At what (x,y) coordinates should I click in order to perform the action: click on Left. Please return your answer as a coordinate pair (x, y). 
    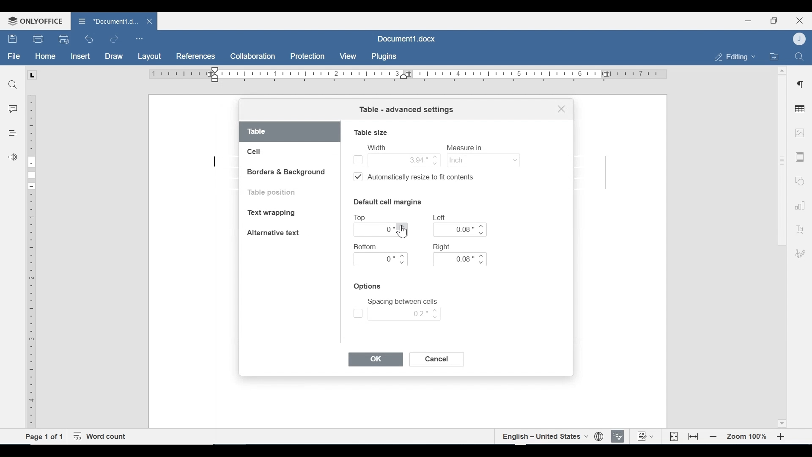
    Looking at the image, I should click on (440, 217).